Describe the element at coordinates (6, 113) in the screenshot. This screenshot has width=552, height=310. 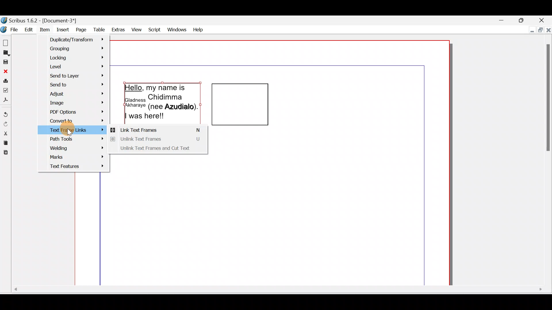
I see `Undo` at that location.